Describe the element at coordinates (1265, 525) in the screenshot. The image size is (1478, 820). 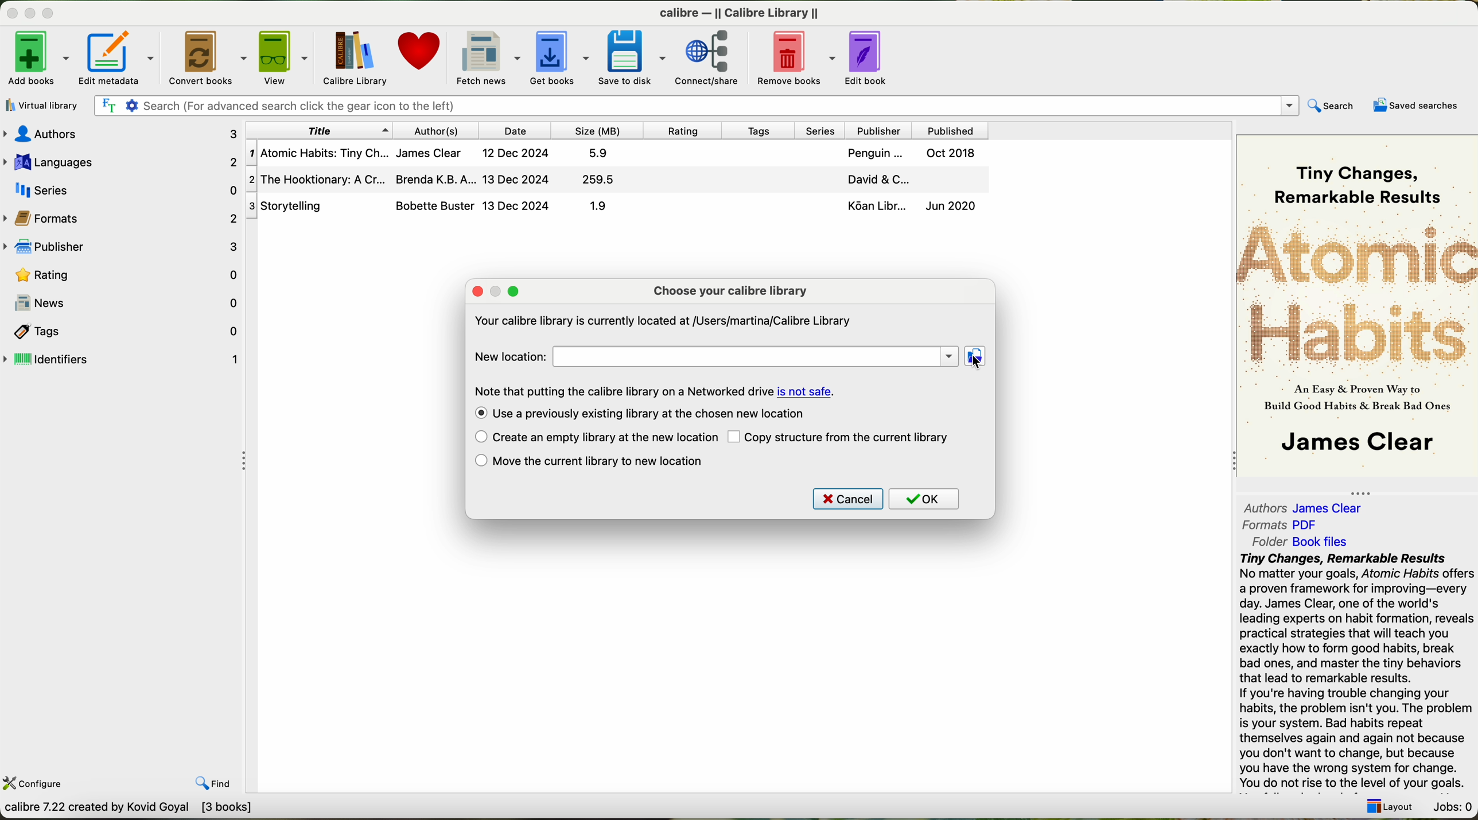
I see `formats ` at that location.